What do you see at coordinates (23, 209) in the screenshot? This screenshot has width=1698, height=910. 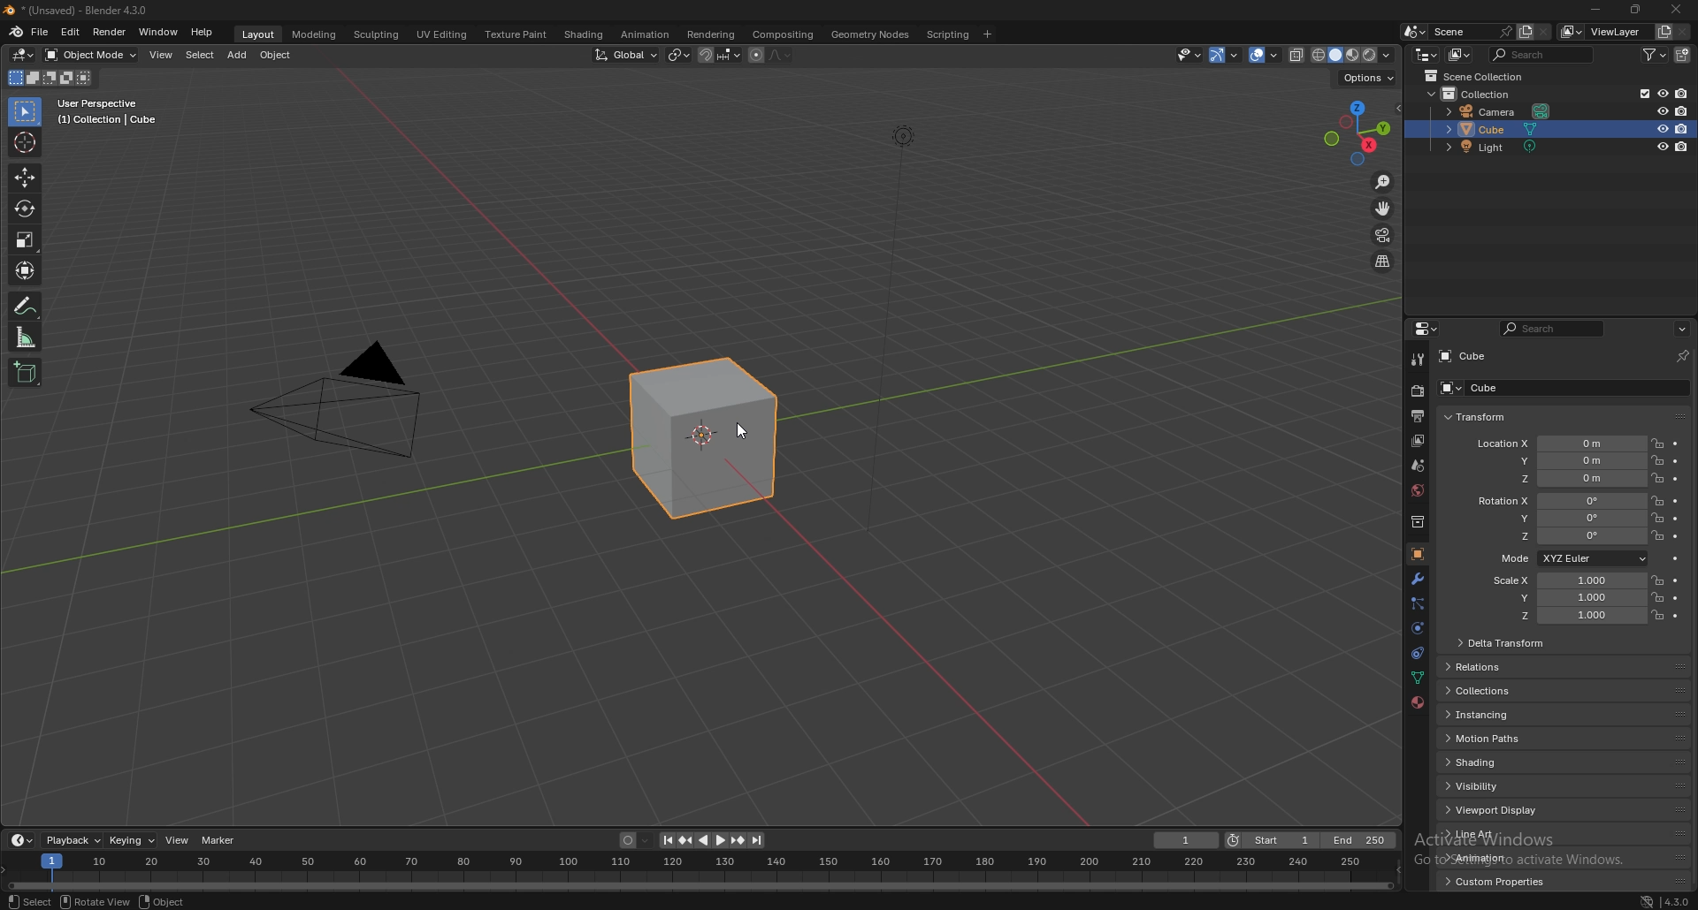 I see `rotate` at bounding box center [23, 209].